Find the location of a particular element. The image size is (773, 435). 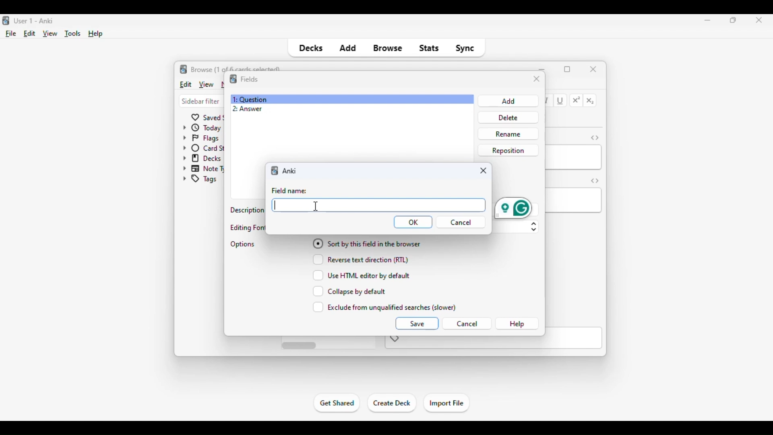

collapse by default is located at coordinates (349, 291).